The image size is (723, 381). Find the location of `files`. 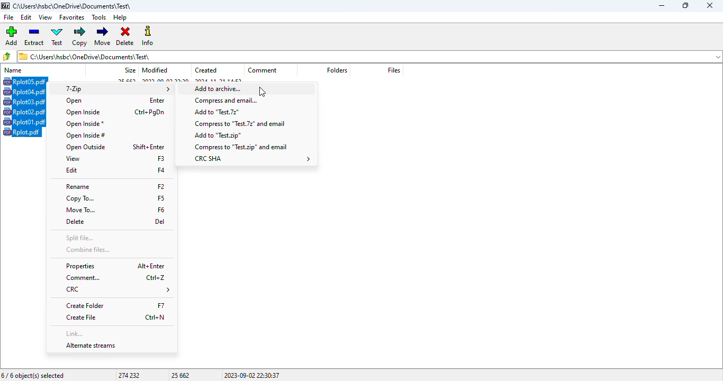

files is located at coordinates (394, 70).